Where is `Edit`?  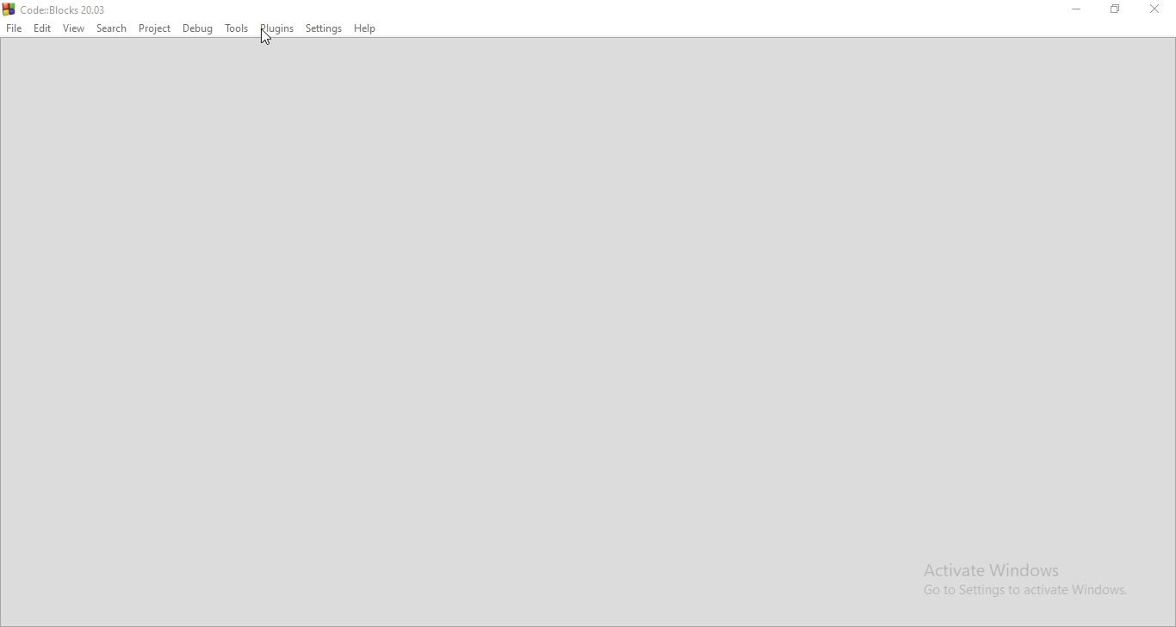 Edit is located at coordinates (42, 28).